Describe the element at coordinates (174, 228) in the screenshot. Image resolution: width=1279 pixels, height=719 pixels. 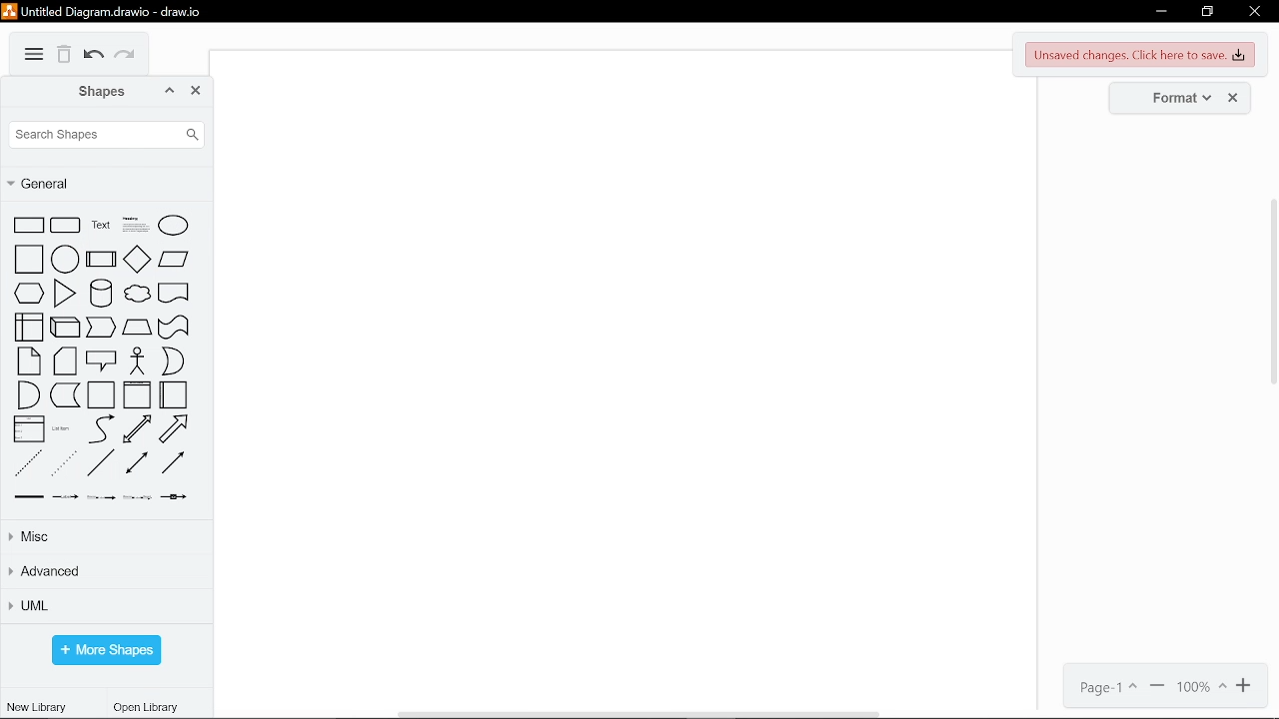
I see `ellipse` at that location.